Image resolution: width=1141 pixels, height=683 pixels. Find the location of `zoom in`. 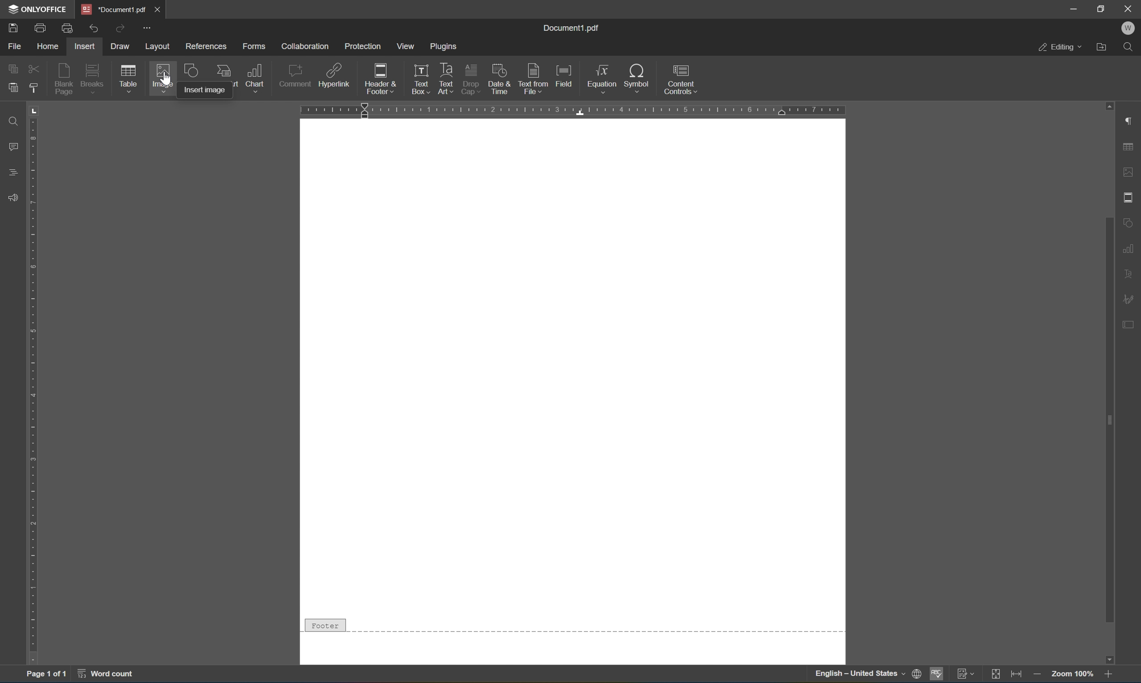

zoom in is located at coordinates (1111, 675).